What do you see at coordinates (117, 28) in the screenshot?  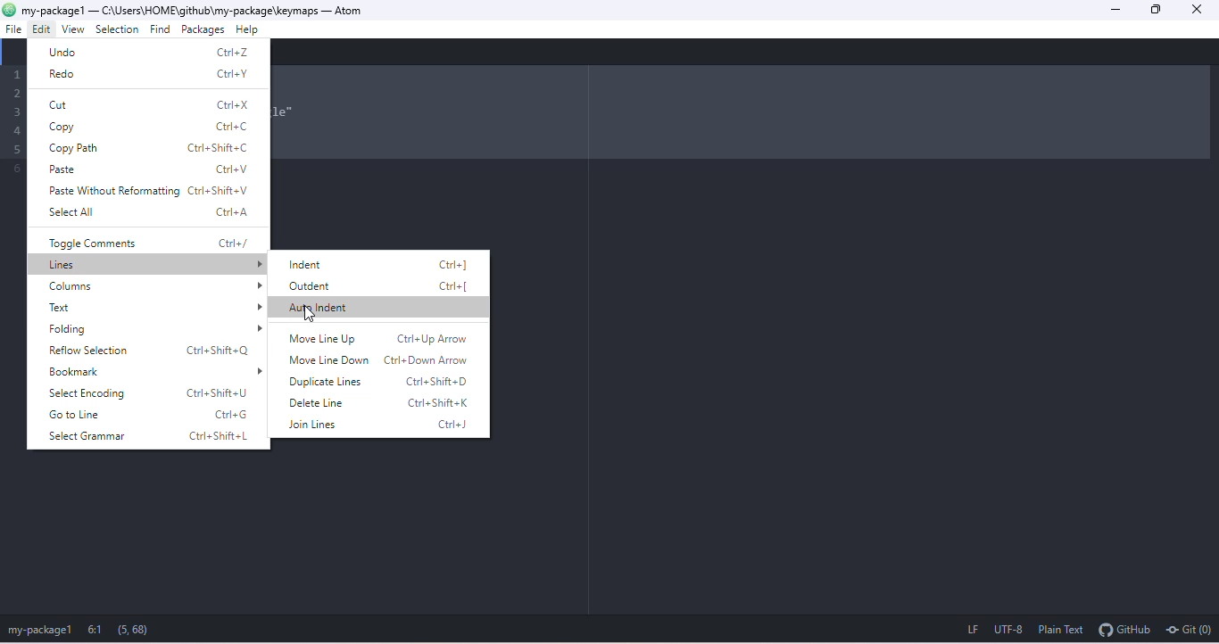 I see `selection` at bounding box center [117, 28].